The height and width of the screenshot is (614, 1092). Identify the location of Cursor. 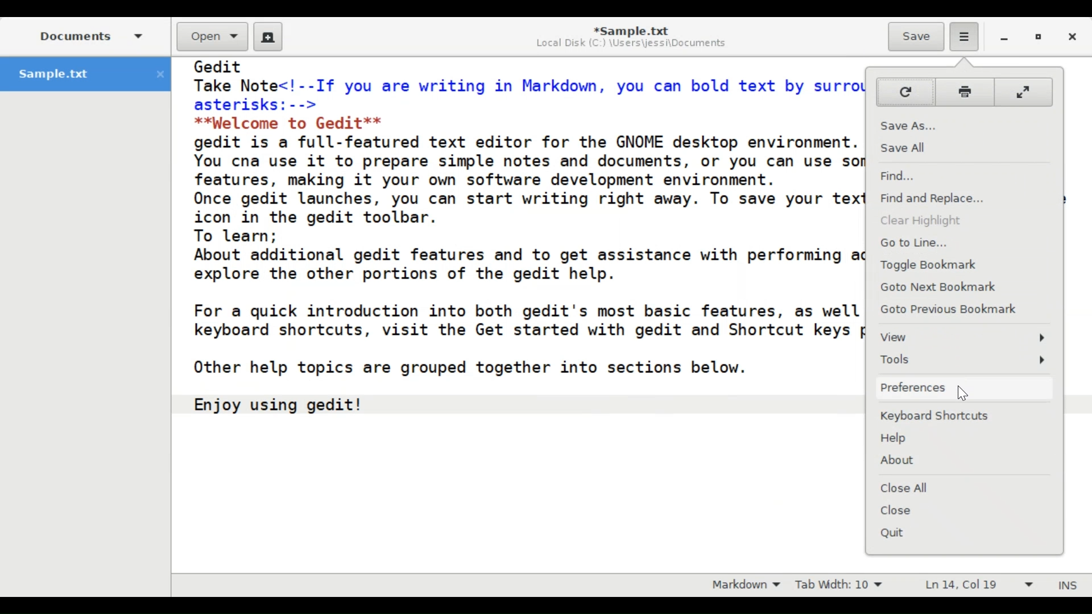
(961, 394).